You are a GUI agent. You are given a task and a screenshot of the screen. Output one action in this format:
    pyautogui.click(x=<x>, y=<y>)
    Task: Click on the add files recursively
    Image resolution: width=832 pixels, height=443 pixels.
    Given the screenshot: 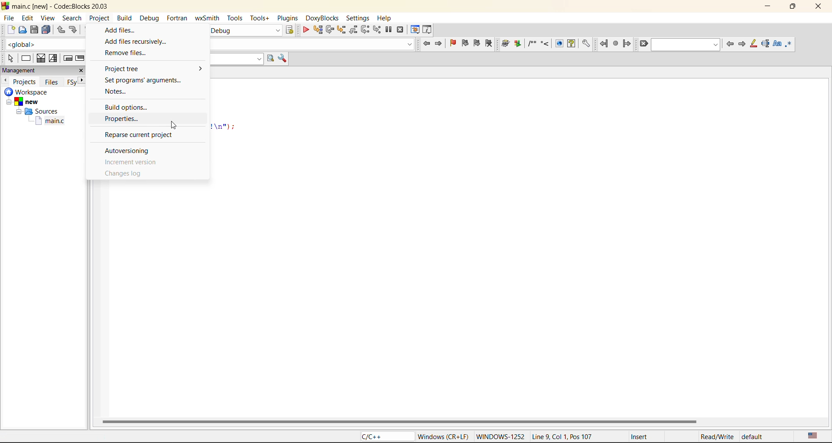 What is the action you would take?
    pyautogui.click(x=139, y=41)
    